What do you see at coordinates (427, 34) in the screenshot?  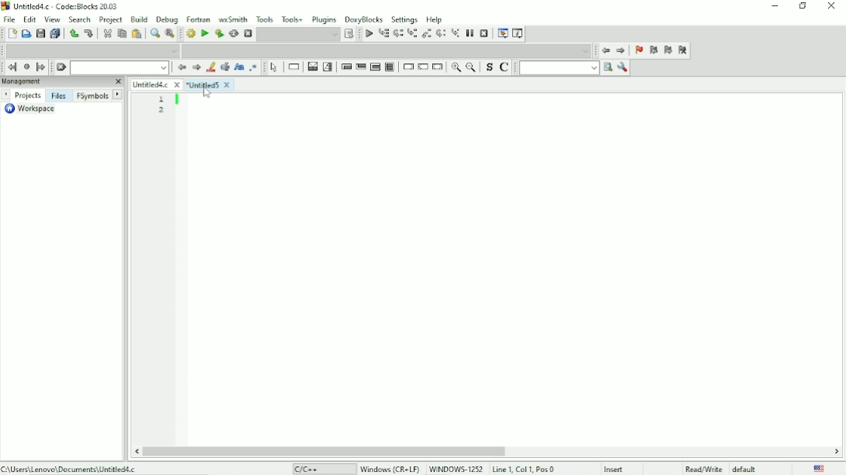 I see `Step out` at bounding box center [427, 34].